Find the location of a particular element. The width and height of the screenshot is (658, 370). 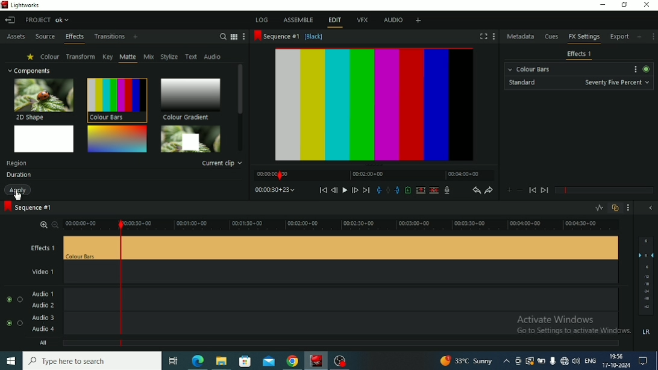

Effects is located at coordinates (75, 38).